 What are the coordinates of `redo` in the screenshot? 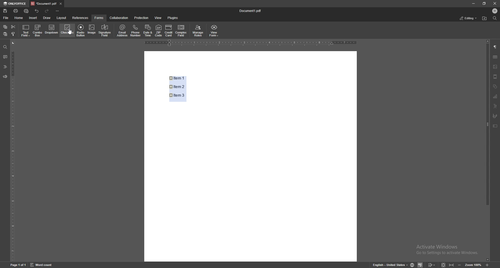 It's located at (47, 11).